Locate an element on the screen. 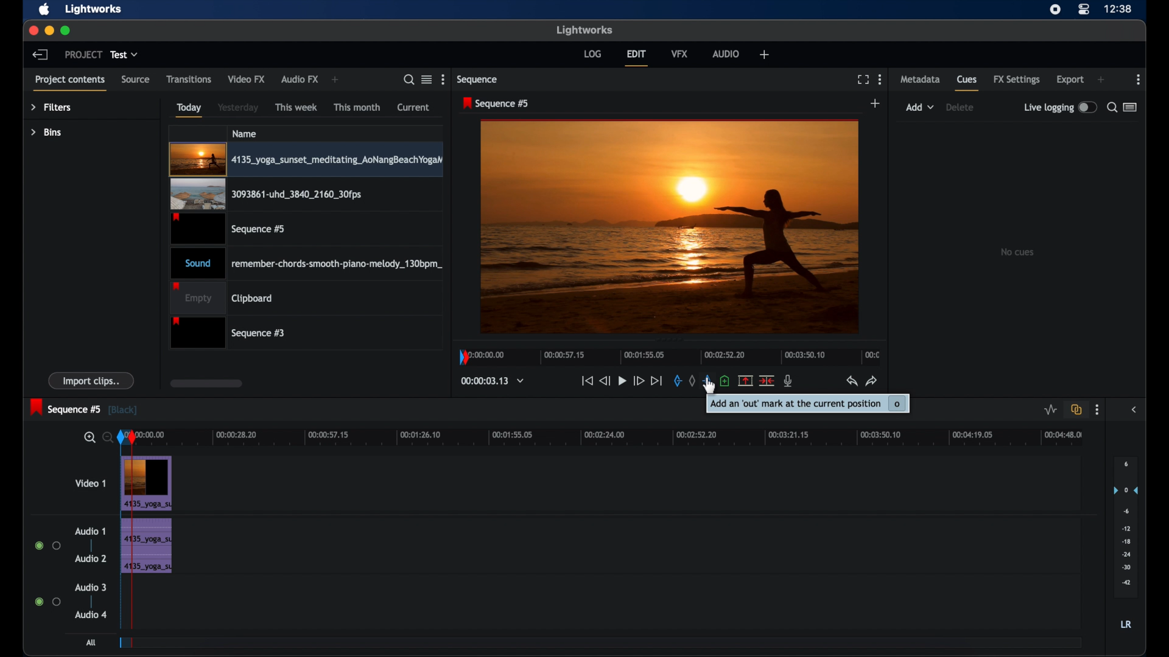 This screenshot has height=657, width=1169. toggle between listened tile view is located at coordinates (427, 80).